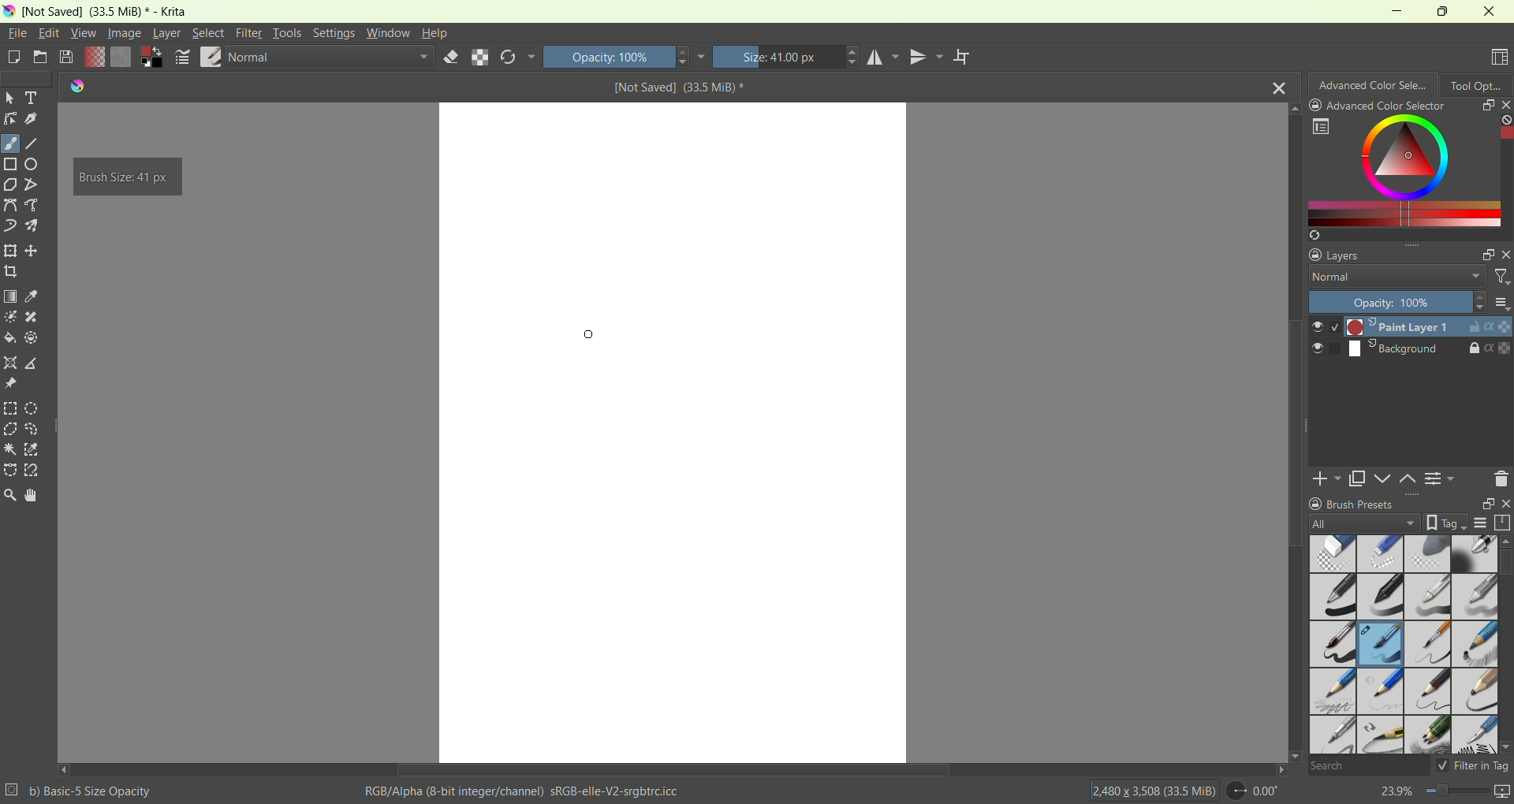 This screenshot has width=1514, height=804. What do you see at coordinates (1374, 83) in the screenshot?
I see `advanced color selection` at bounding box center [1374, 83].